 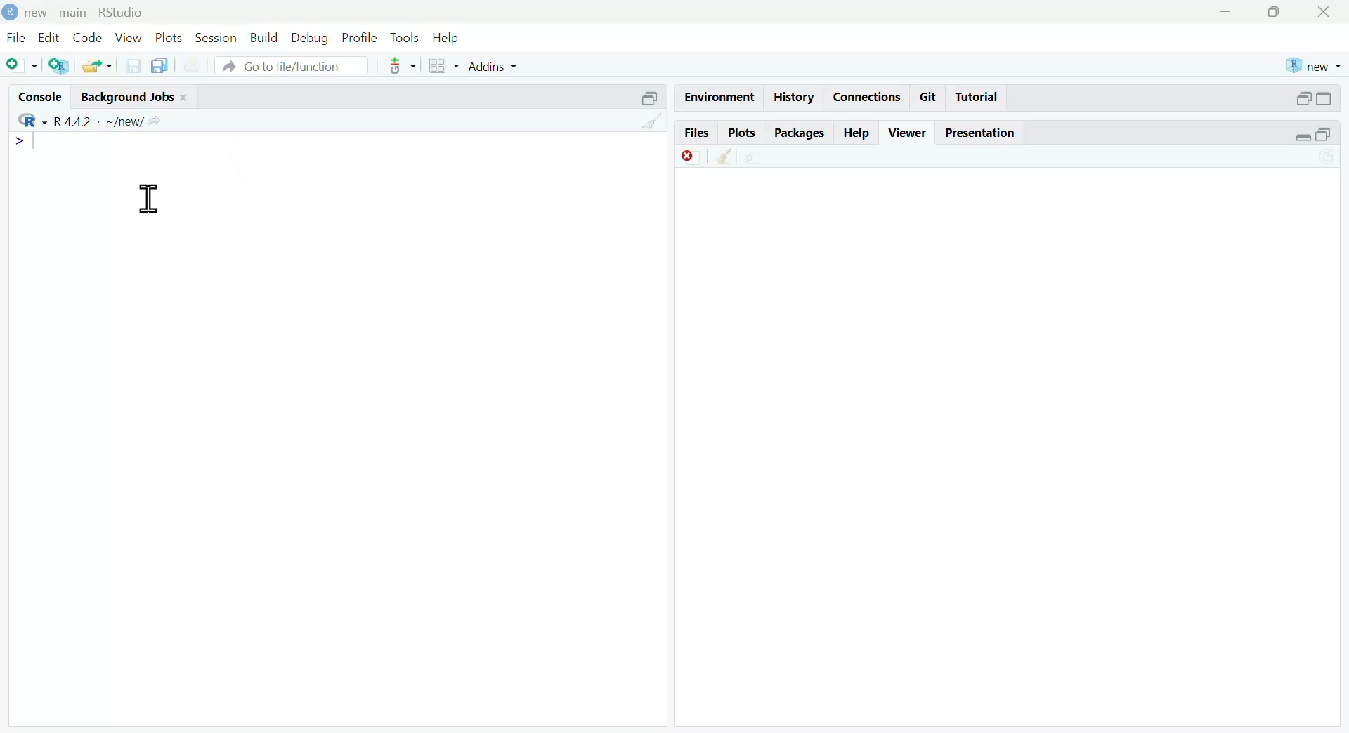 What do you see at coordinates (1325, 100) in the screenshot?
I see `maximize` at bounding box center [1325, 100].